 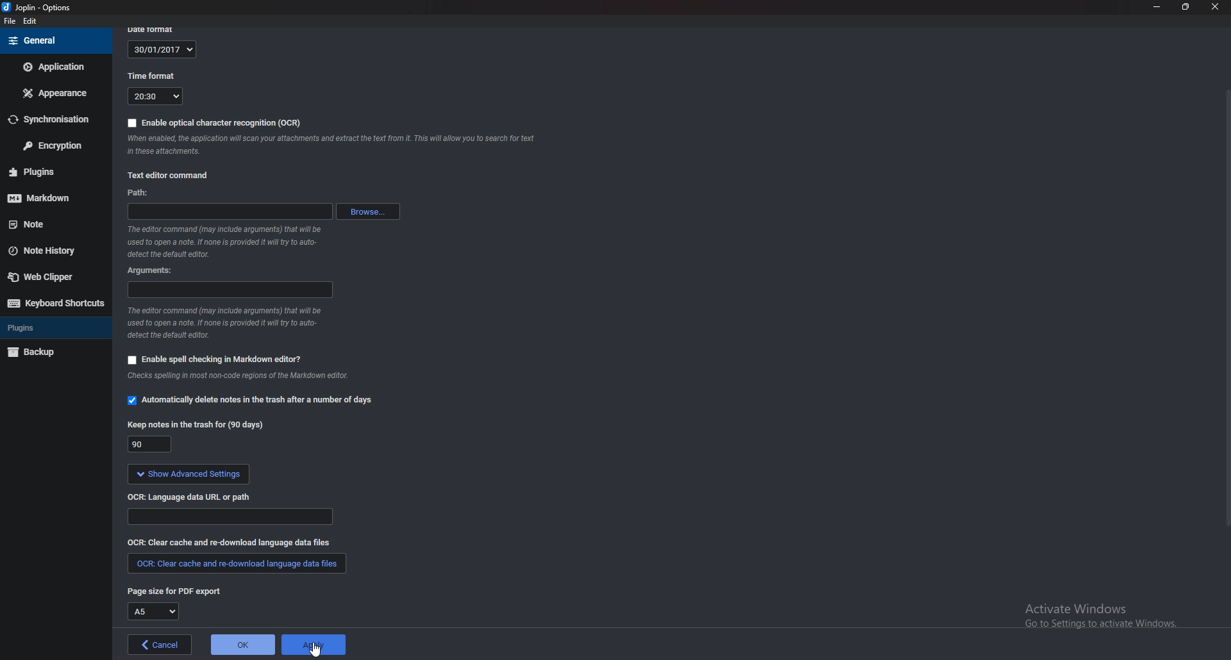 I want to click on Note history, so click(x=54, y=249).